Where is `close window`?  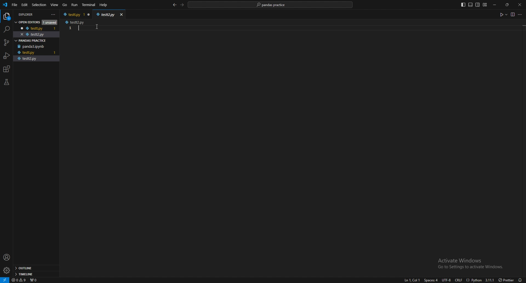
close window is located at coordinates (89, 14).